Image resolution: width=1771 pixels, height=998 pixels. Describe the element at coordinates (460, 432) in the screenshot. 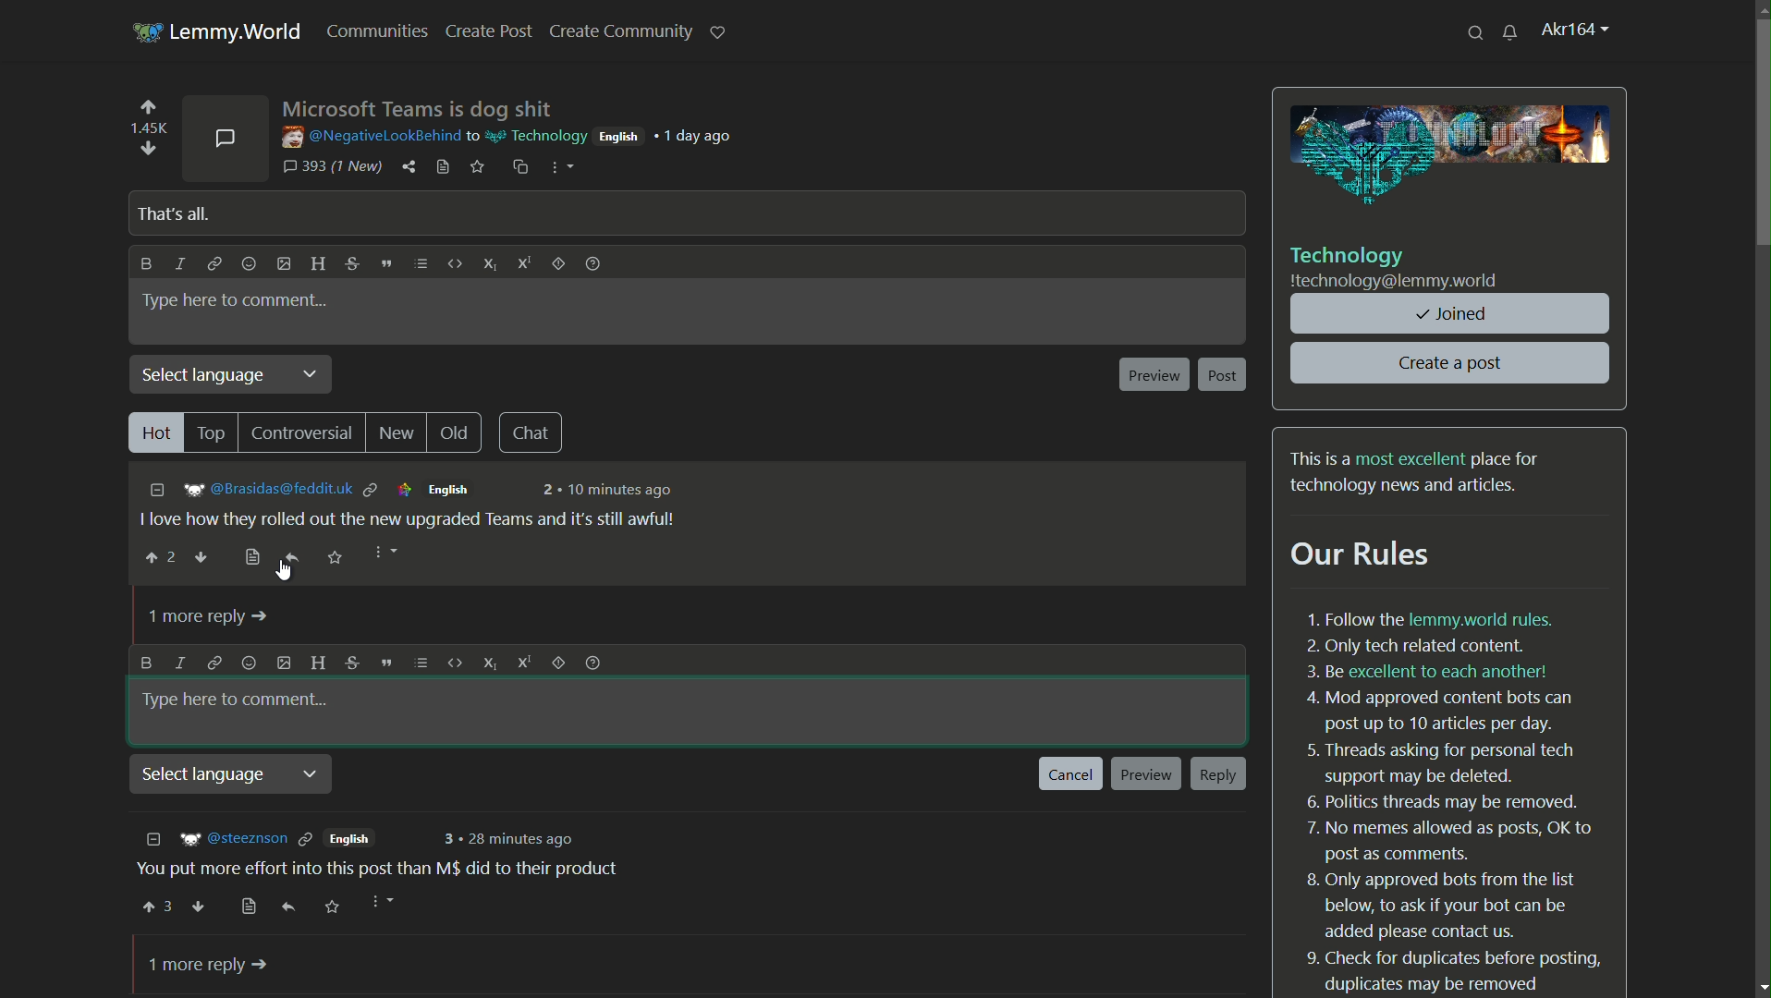

I see `old` at that location.